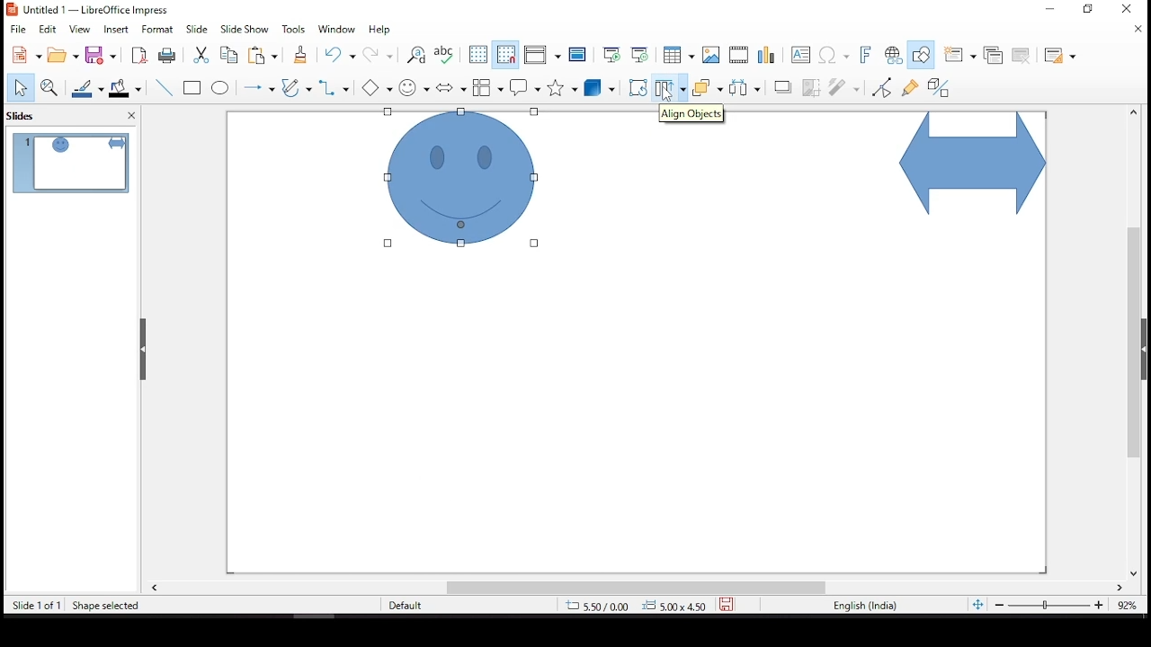 This screenshot has height=647, width=1151. What do you see at coordinates (49, 87) in the screenshot?
I see `zoom and pan` at bounding box center [49, 87].